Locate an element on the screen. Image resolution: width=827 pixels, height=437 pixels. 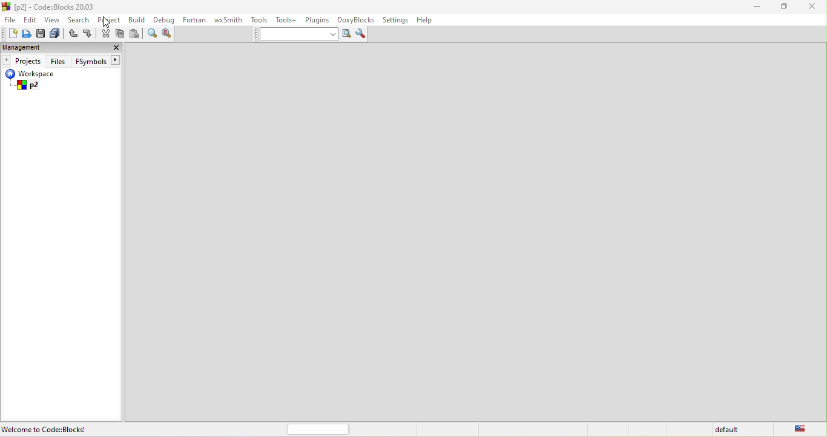
find is located at coordinates (153, 35).